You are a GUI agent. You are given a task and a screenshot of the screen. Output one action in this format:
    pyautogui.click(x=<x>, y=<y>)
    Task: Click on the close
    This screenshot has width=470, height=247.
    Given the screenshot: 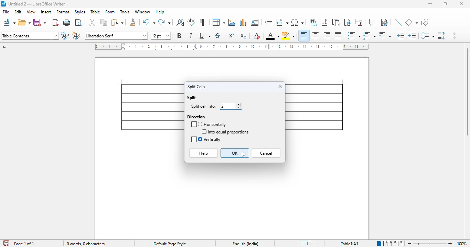 What is the action you would take?
    pyautogui.click(x=462, y=4)
    